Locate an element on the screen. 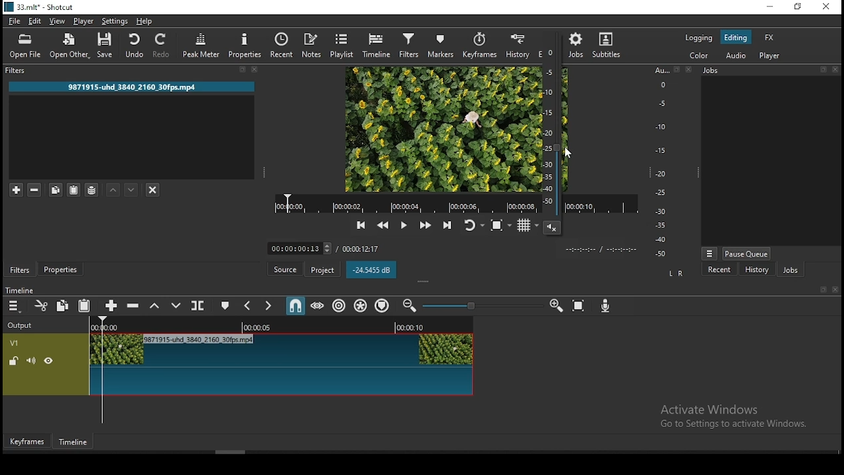 The image size is (844, 475). cut is located at coordinates (42, 307).